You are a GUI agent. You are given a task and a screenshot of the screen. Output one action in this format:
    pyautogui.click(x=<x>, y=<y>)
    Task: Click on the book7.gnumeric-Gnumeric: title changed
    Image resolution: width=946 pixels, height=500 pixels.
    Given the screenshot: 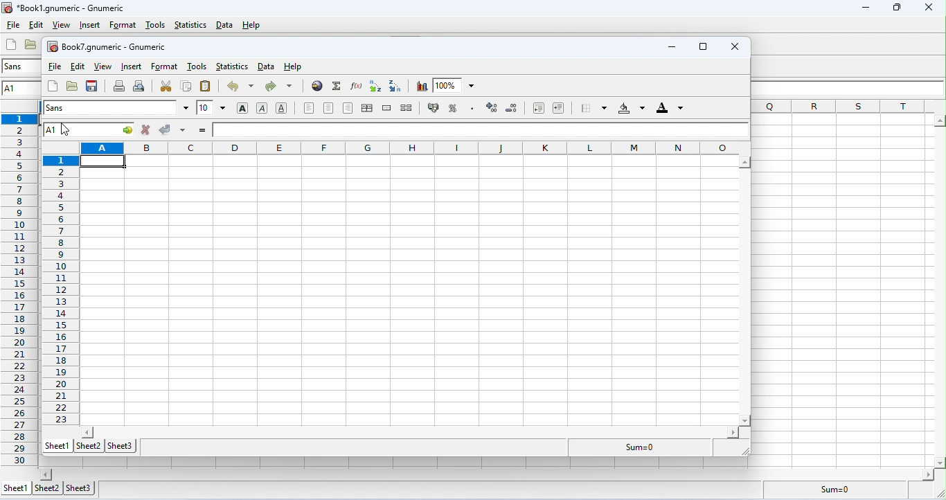 What is the action you would take?
    pyautogui.click(x=105, y=45)
    